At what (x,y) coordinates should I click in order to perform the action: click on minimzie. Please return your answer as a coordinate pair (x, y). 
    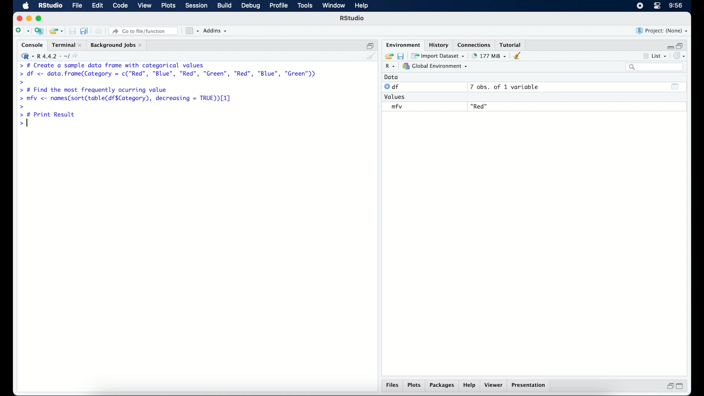
    Looking at the image, I should click on (29, 18).